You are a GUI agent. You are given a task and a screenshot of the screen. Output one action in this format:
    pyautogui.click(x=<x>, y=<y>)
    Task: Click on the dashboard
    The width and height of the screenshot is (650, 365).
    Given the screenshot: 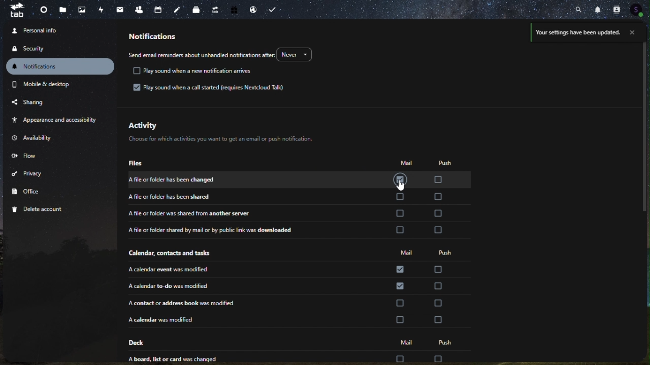 What is the action you would take?
    pyautogui.click(x=43, y=11)
    